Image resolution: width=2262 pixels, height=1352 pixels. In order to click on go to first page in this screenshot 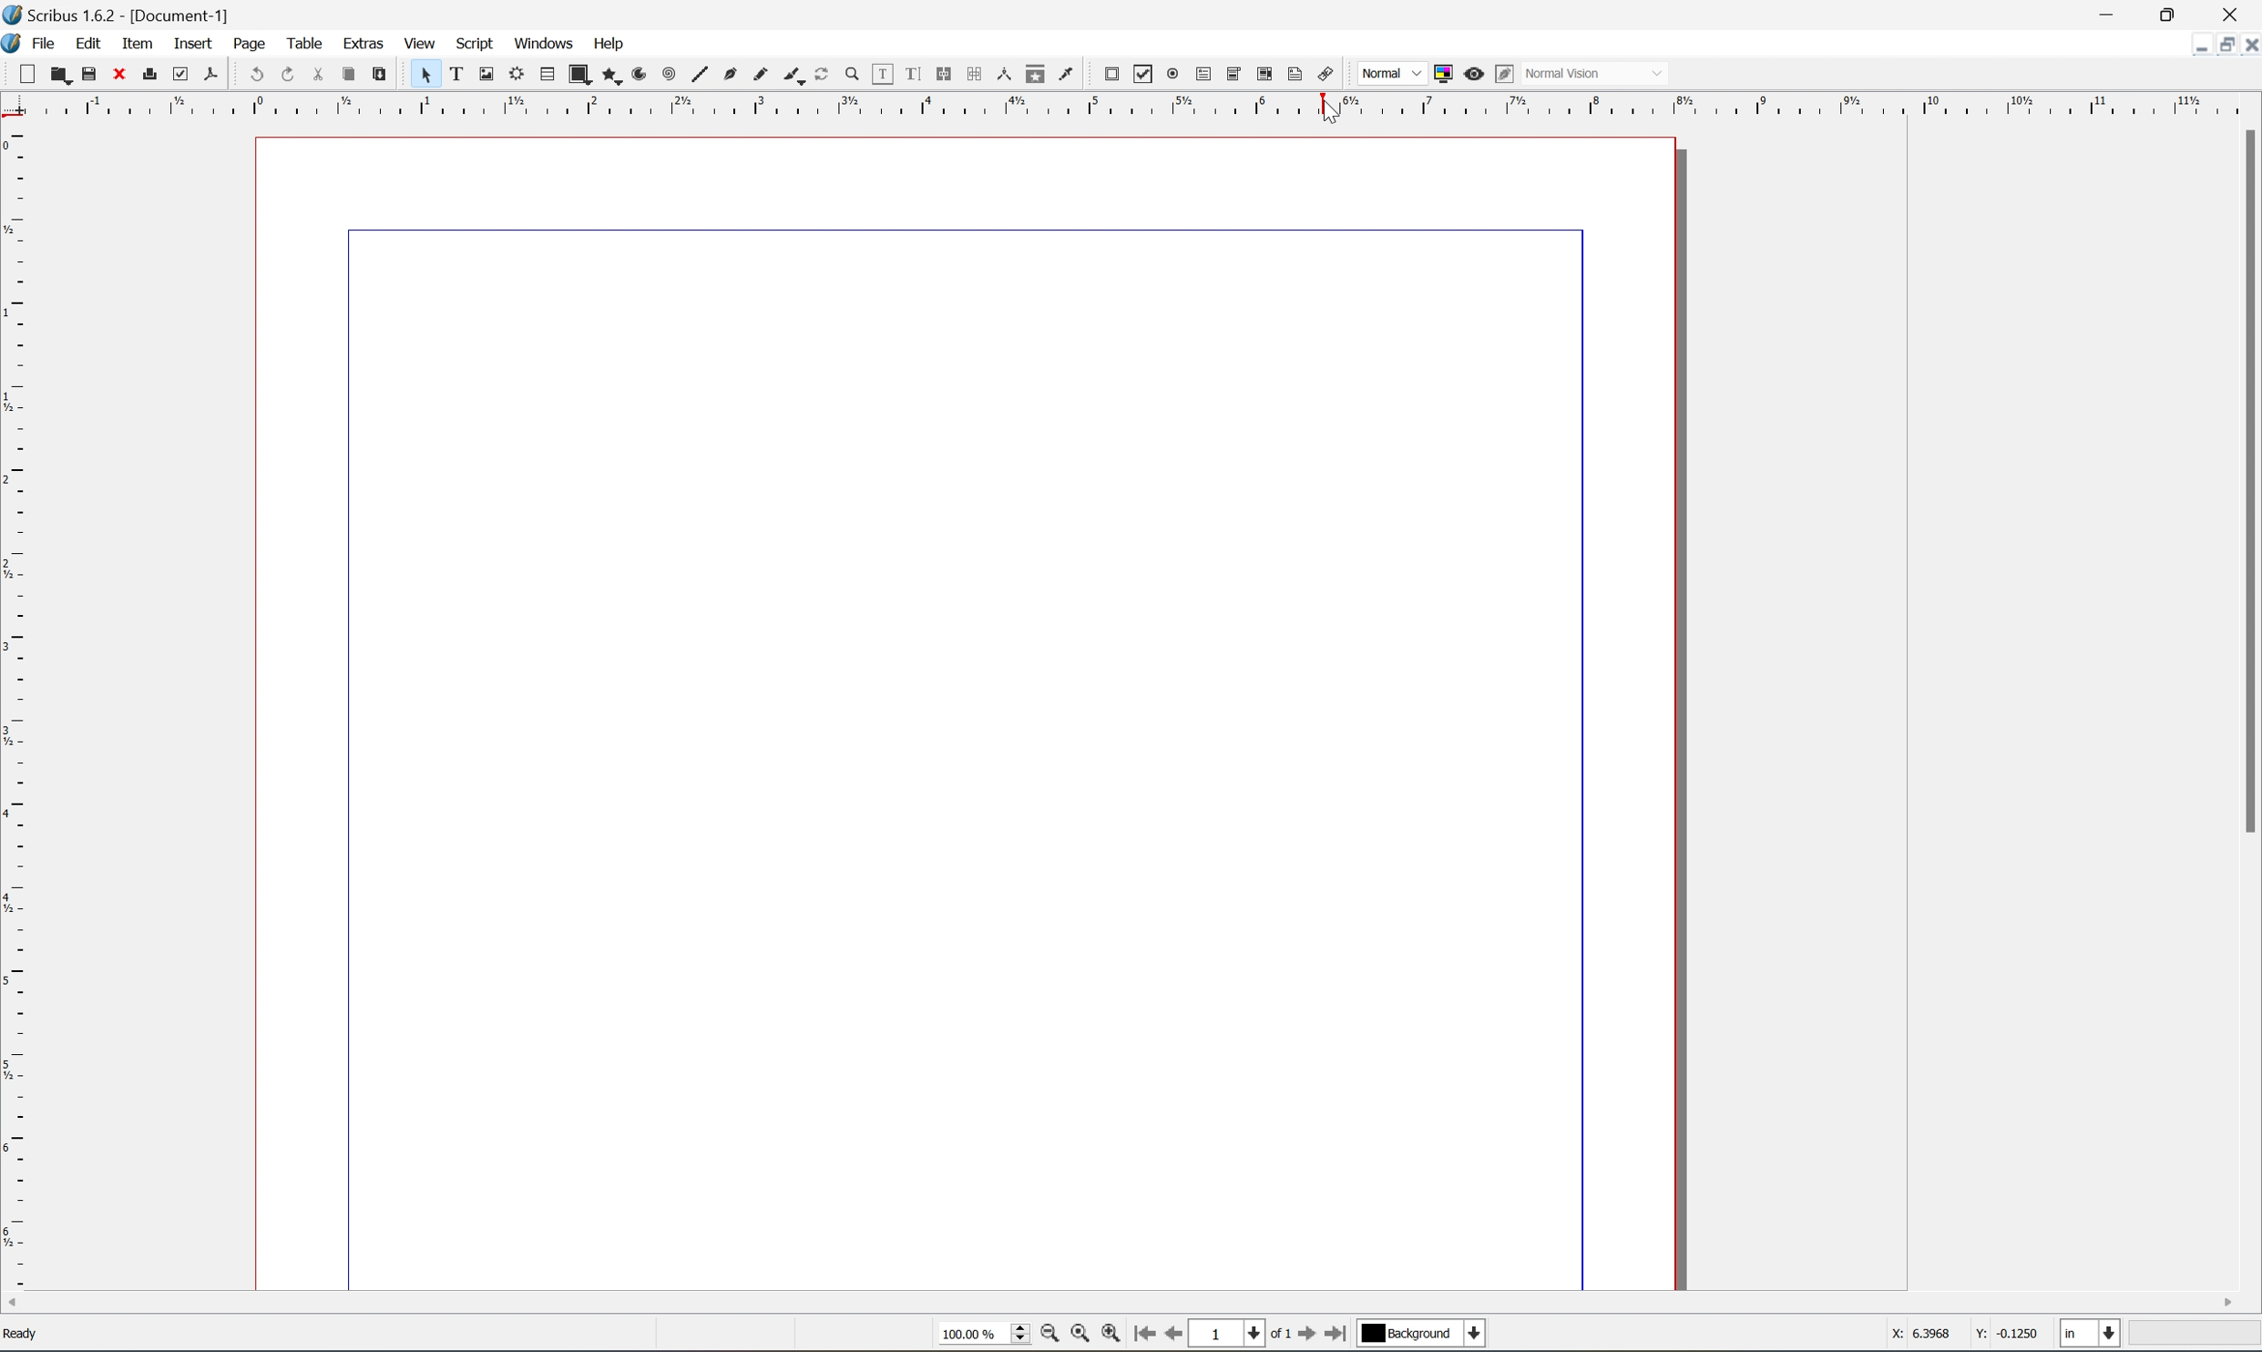, I will do `click(1147, 1337)`.